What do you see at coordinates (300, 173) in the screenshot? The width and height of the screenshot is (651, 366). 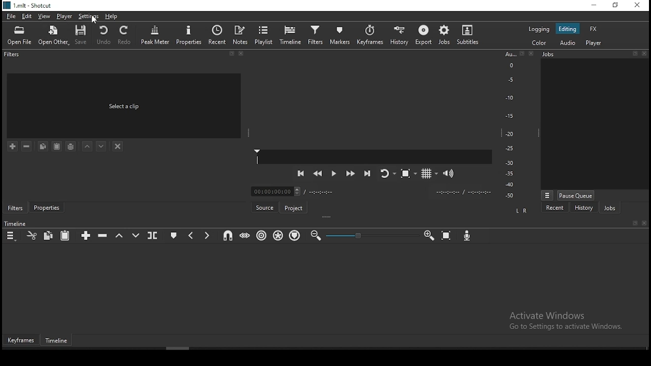 I see `skip to previous point` at bounding box center [300, 173].